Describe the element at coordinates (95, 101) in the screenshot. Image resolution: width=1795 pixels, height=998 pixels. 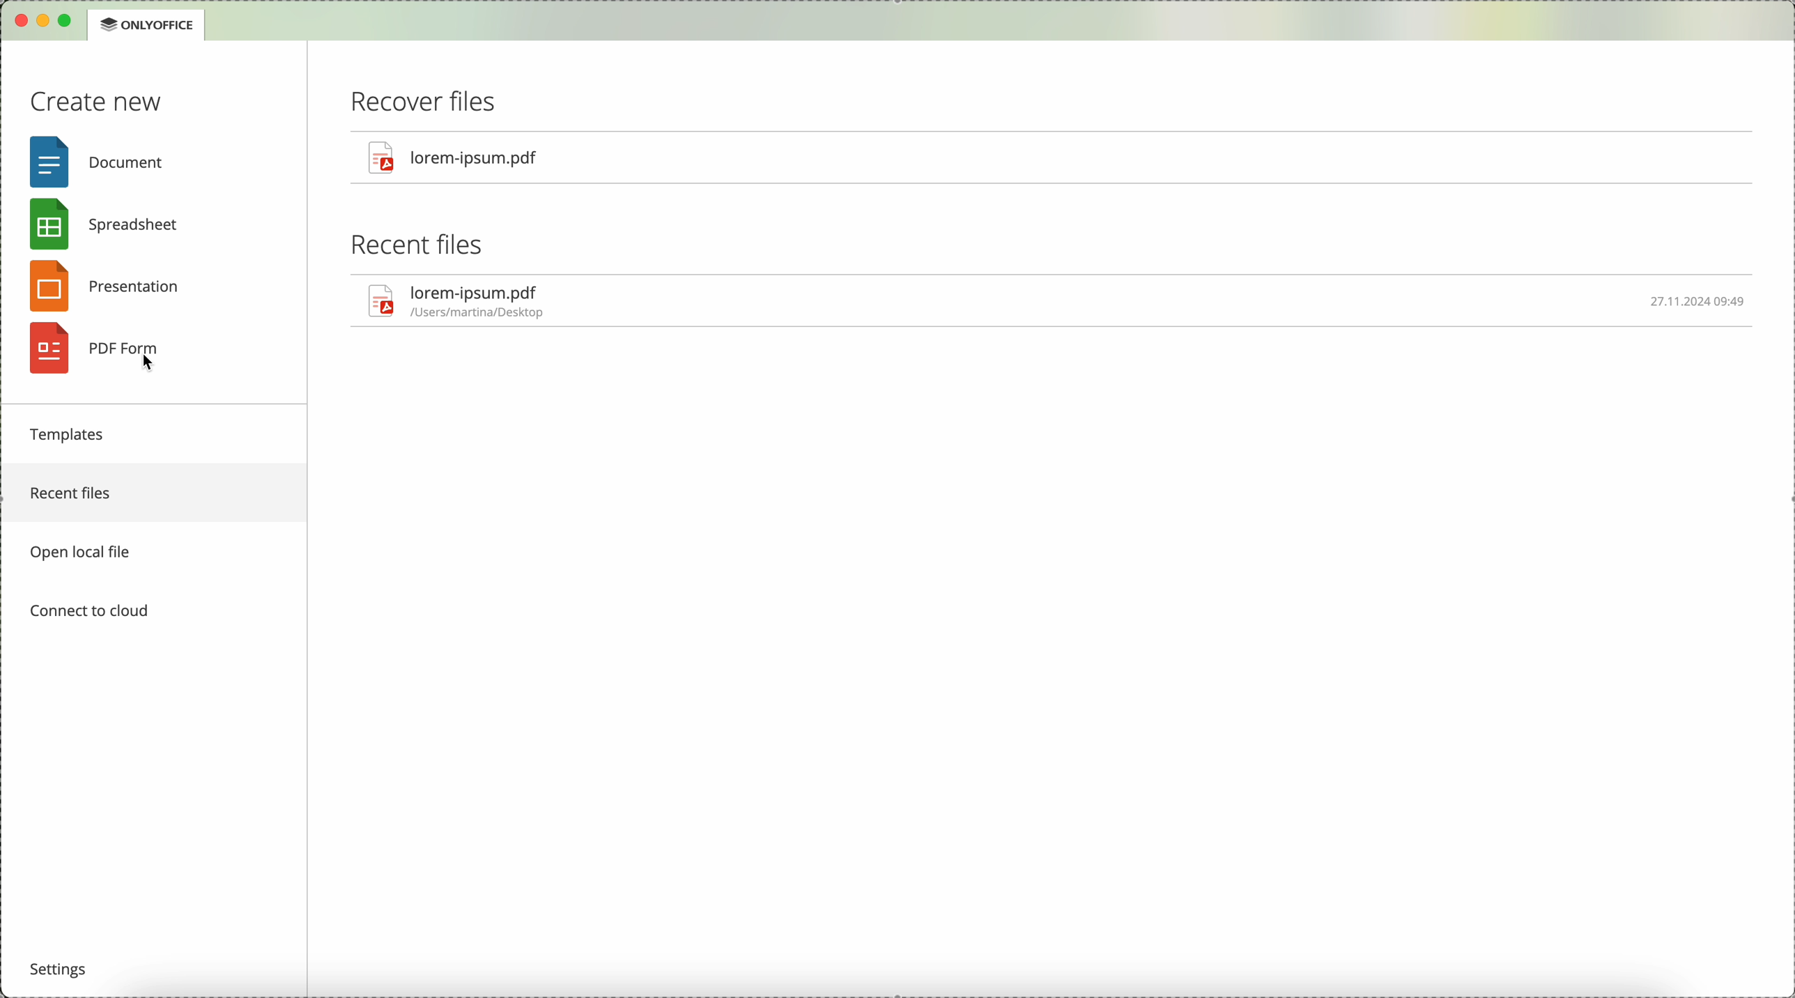
I see `create new` at that location.